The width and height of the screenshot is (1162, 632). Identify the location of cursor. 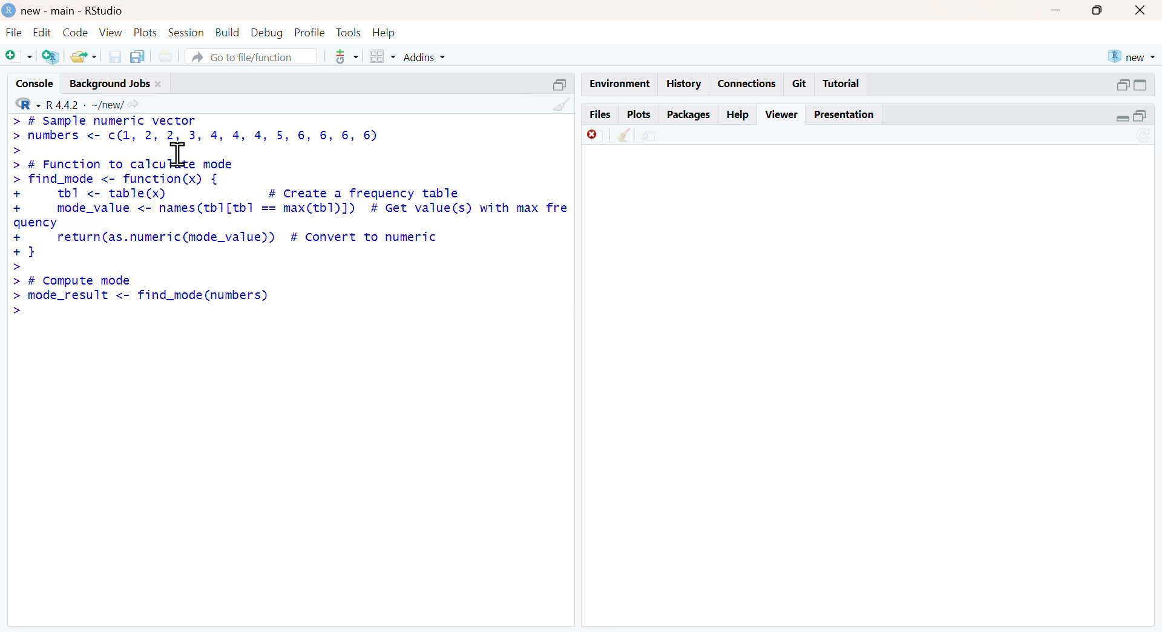
(177, 154).